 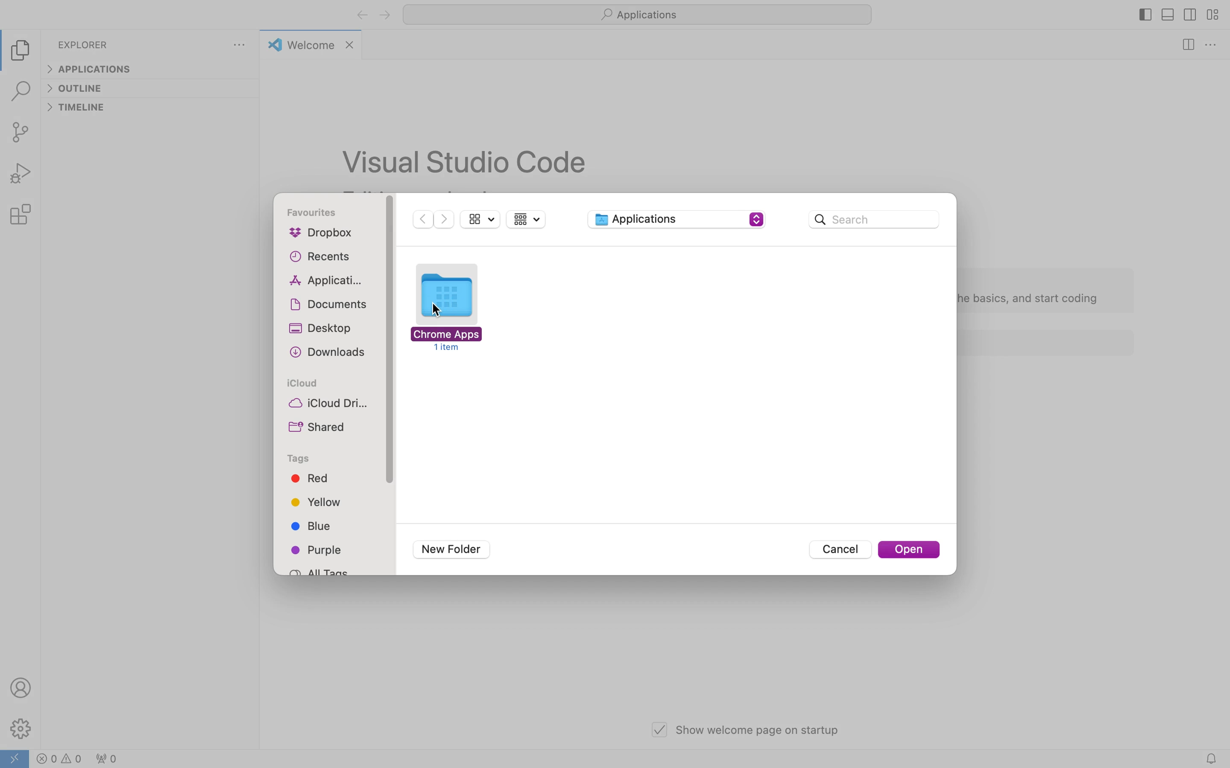 What do you see at coordinates (468, 162) in the screenshot?
I see `vs code text` at bounding box center [468, 162].